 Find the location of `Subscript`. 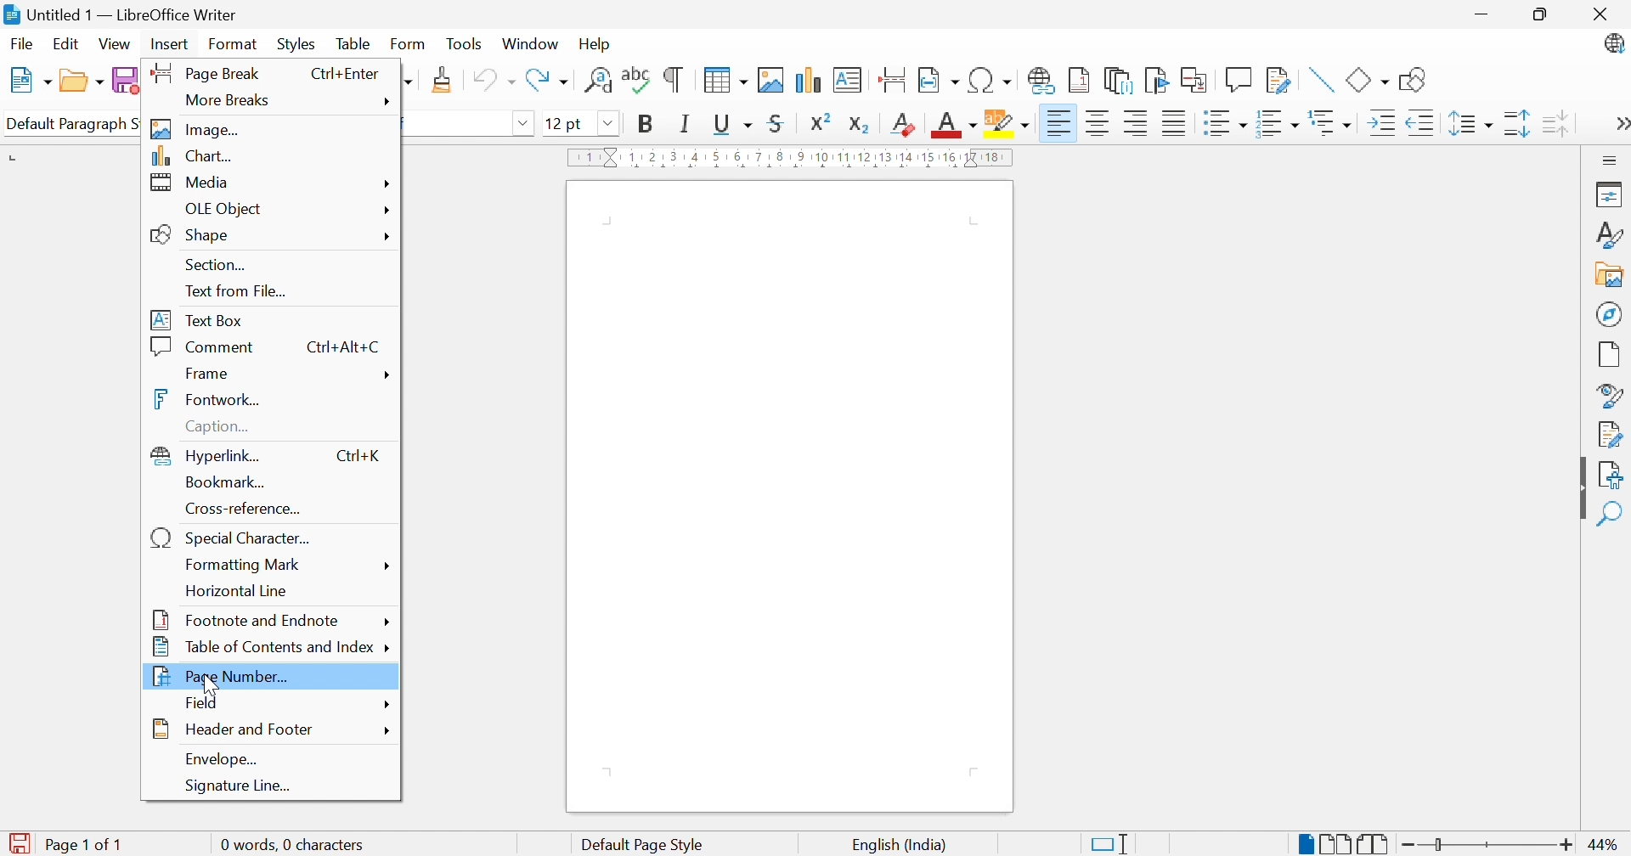

Subscript is located at coordinates (901, 126).